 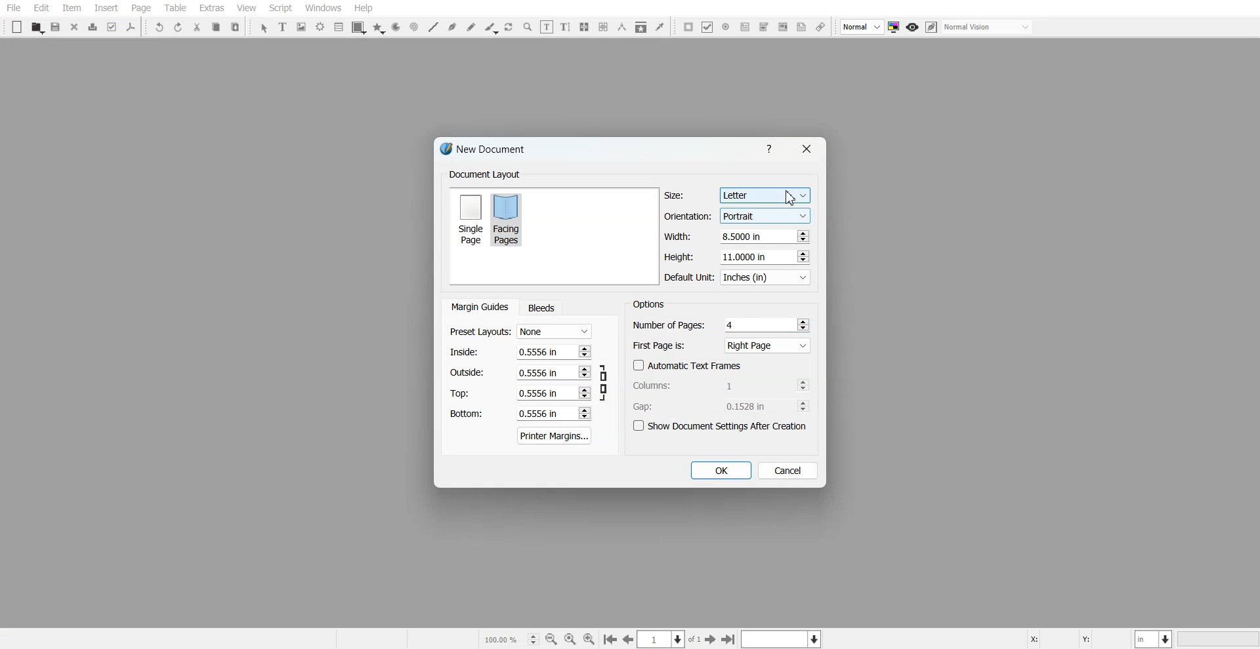 What do you see at coordinates (519, 414) in the screenshot?
I see `Bottom margin adjuster` at bounding box center [519, 414].